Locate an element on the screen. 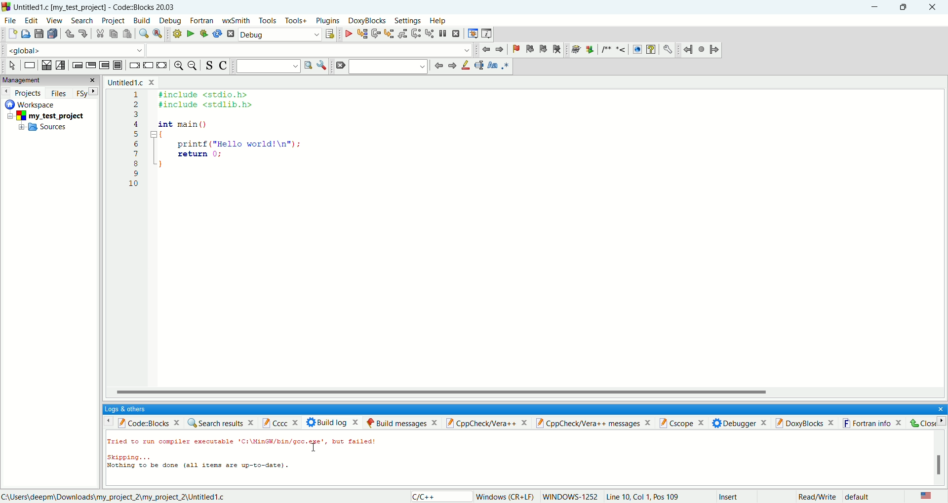  comment is located at coordinates (615, 49).